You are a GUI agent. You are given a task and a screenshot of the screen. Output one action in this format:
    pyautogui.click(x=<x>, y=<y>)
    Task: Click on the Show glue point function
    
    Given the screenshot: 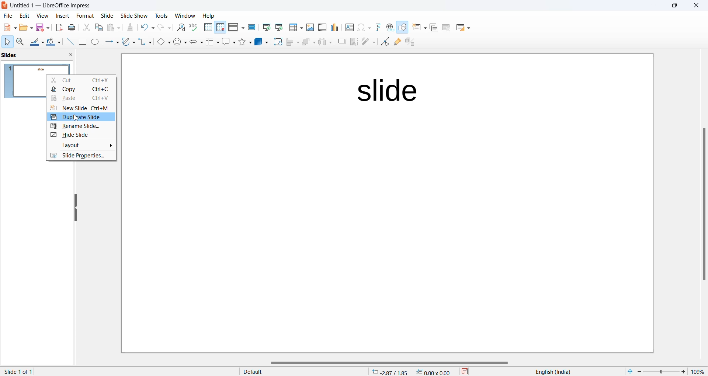 What is the action you would take?
    pyautogui.click(x=397, y=42)
    